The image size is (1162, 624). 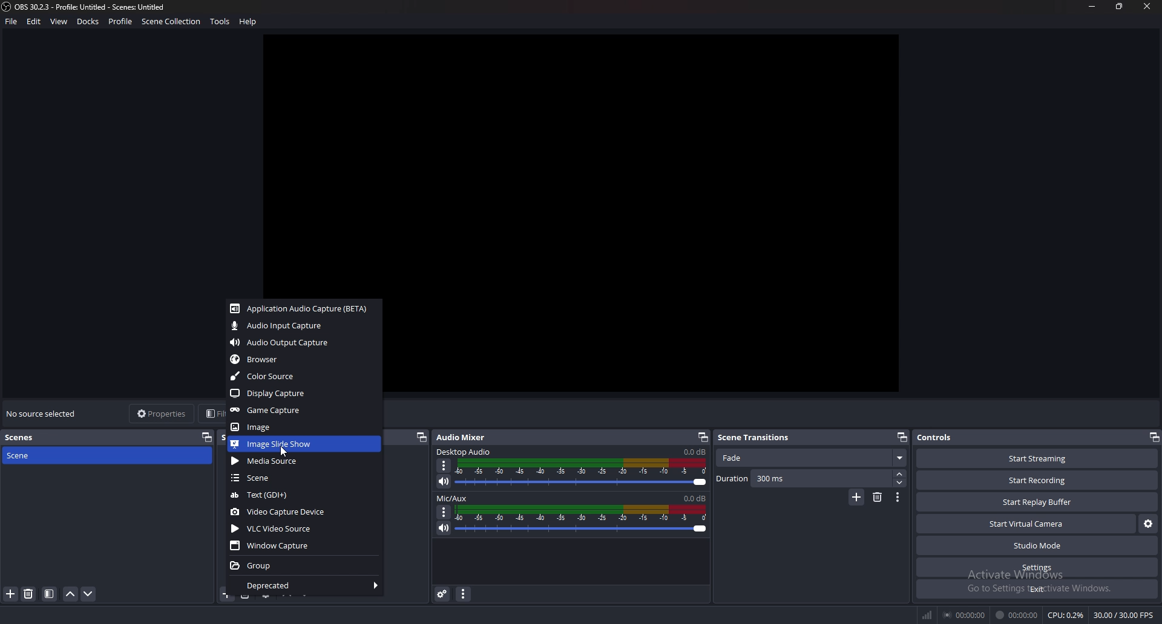 What do you see at coordinates (855, 498) in the screenshot?
I see `add transition` at bounding box center [855, 498].